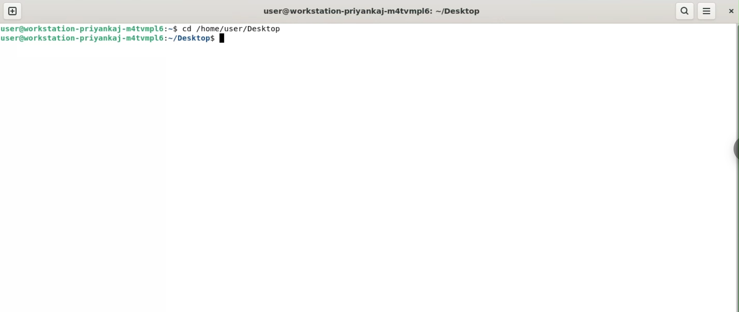 Image resolution: width=739 pixels, height=312 pixels. What do you see at coordinates (232, 28) in the screenshot?
I see `cd/home/user/desktop` at bounding box center [232, 28].